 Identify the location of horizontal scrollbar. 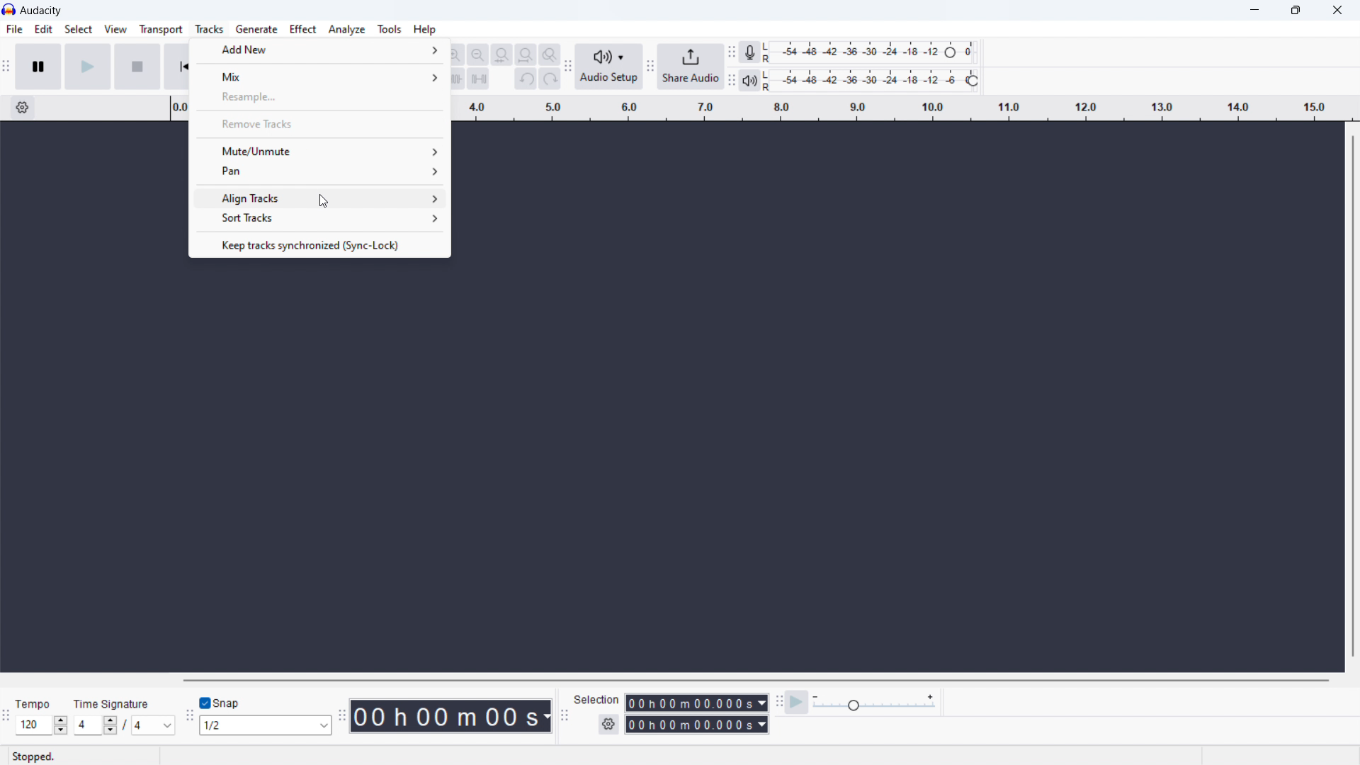
(755, 680).